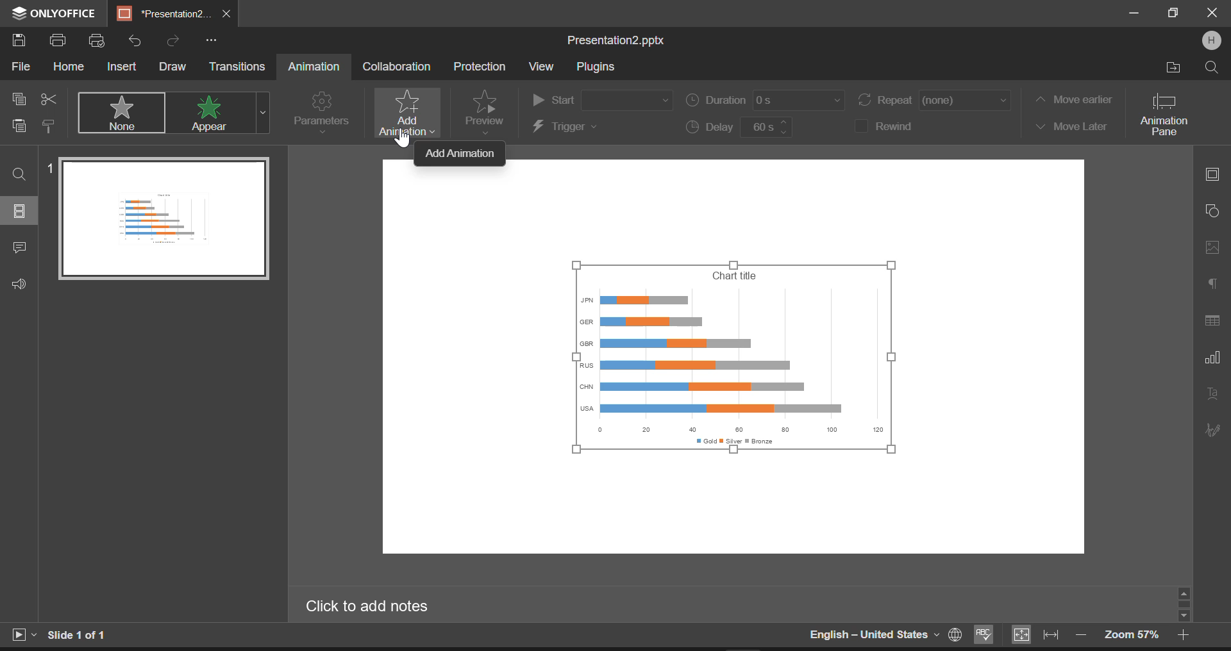  What do you see at coordinates (49, 97) in the screenshot?
I see `Cut` at bounding box center [49, 97].